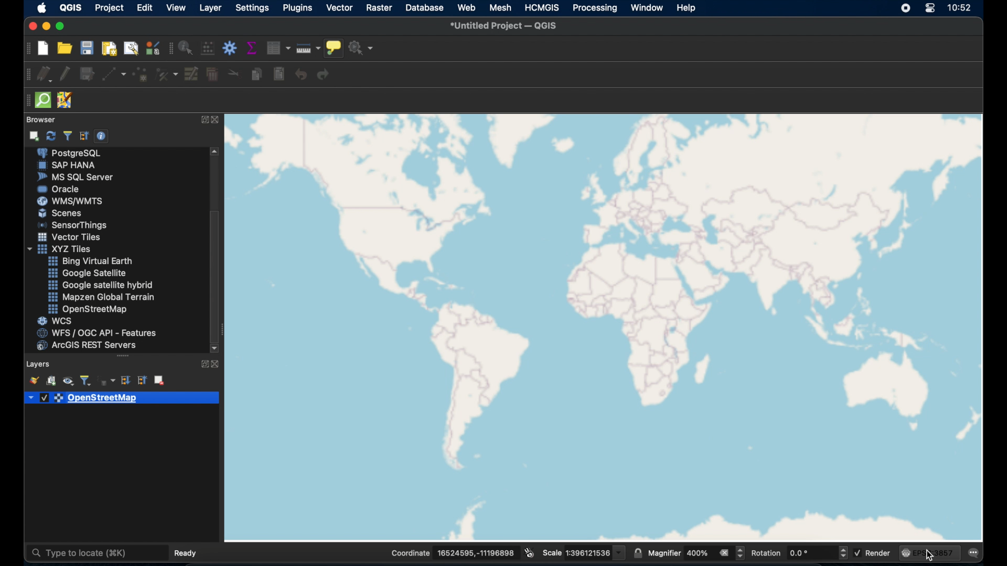 Image resolution: width=1007 pixels, height=566 pixels. I want to click on layer, so click(211, 8).